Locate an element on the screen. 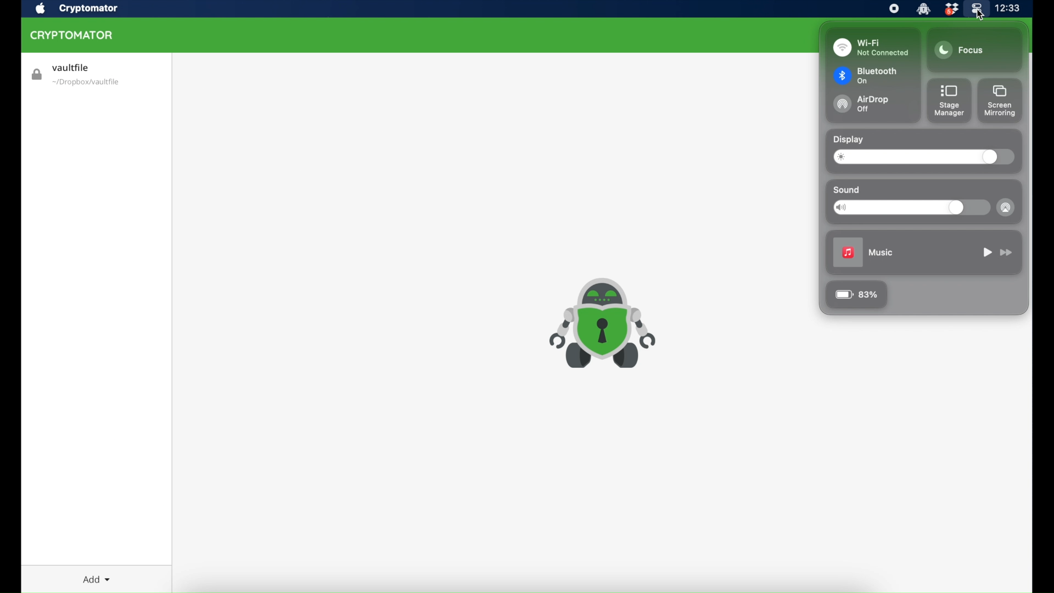 This screenshot has height=593, width=1054. add is located at coordinates (97, 579).